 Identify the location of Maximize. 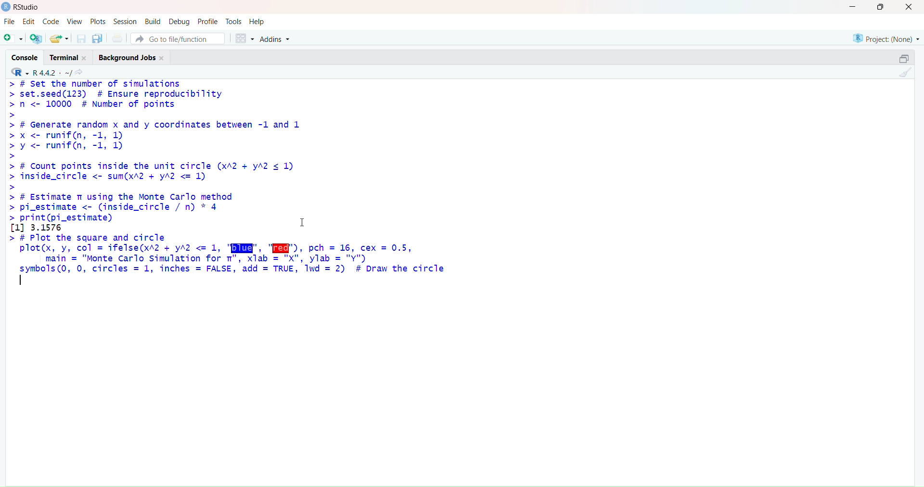
(882, 9).